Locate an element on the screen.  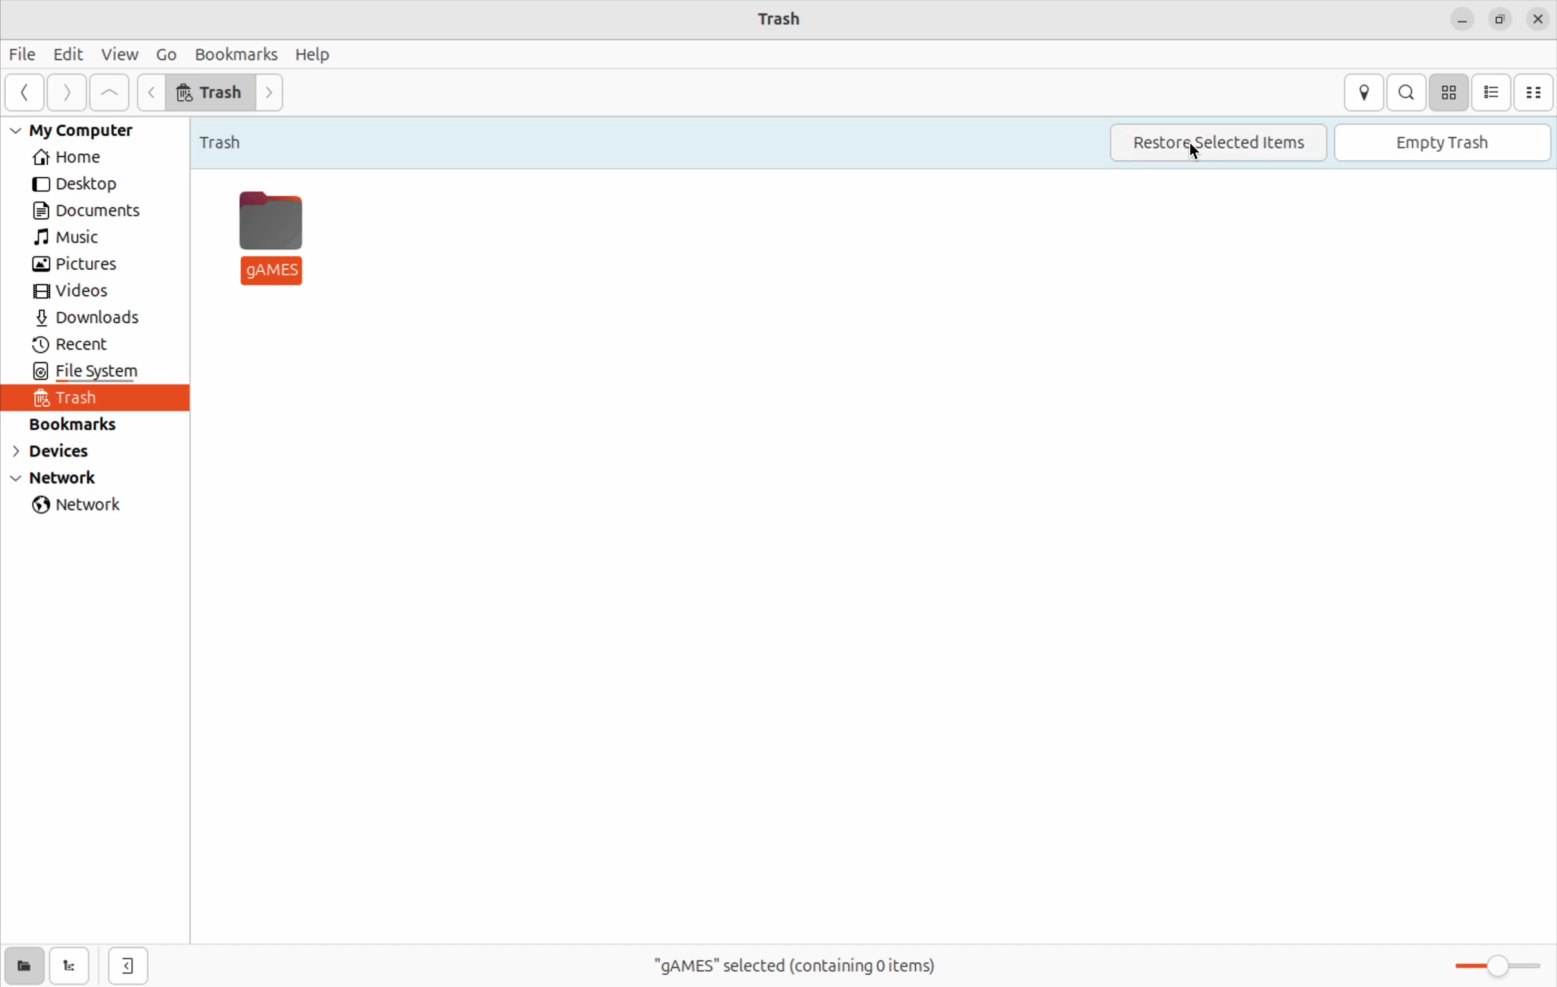
Games is located at coordinates (274, 235).